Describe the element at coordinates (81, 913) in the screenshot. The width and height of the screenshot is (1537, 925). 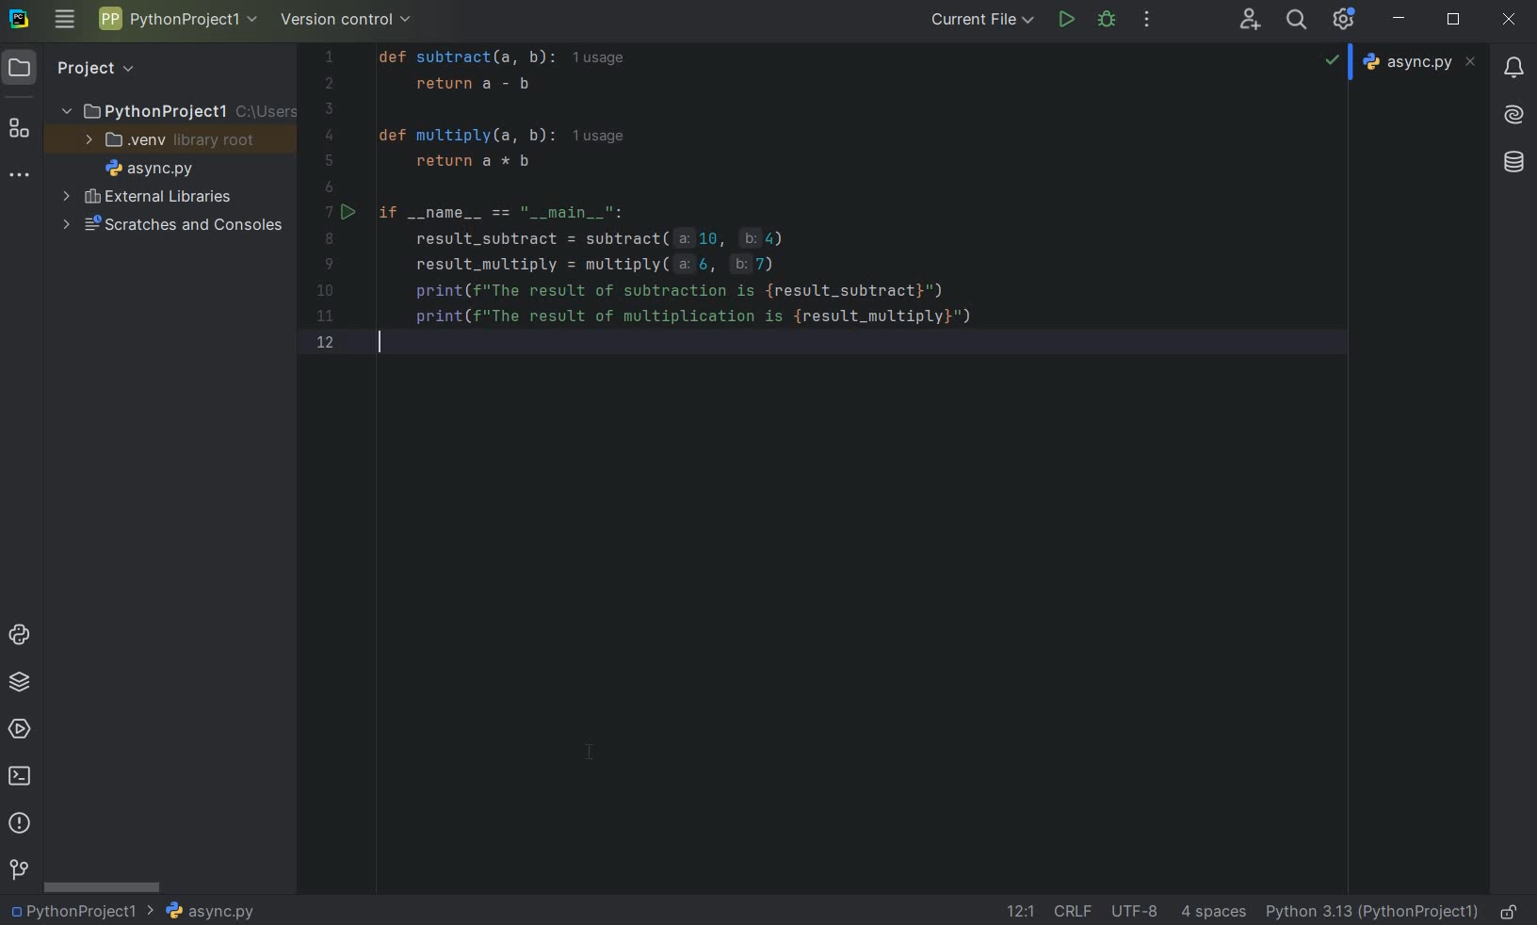
I see `project name` at that location.